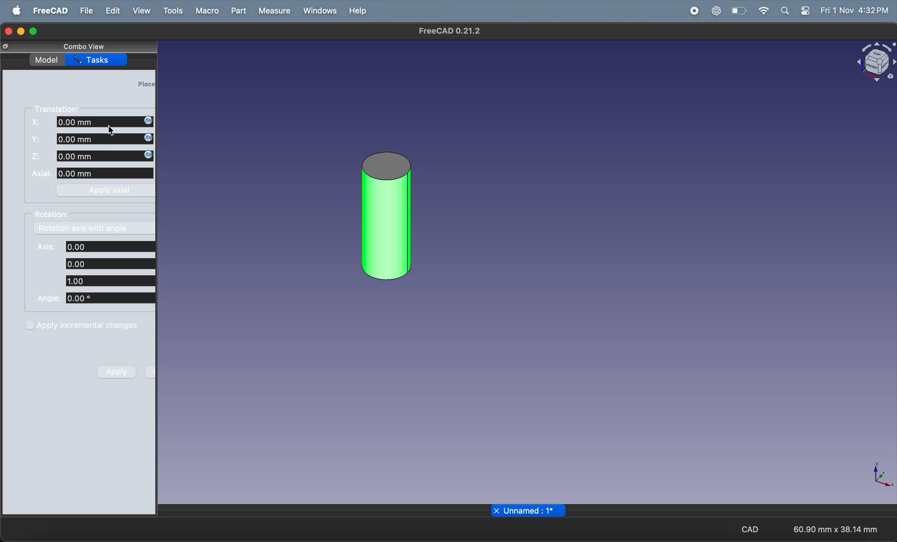  What do you see at coordinates (449, 31) in the screenshot?
I see `freeCad  0.21.2` at bounding box center [449, 31].